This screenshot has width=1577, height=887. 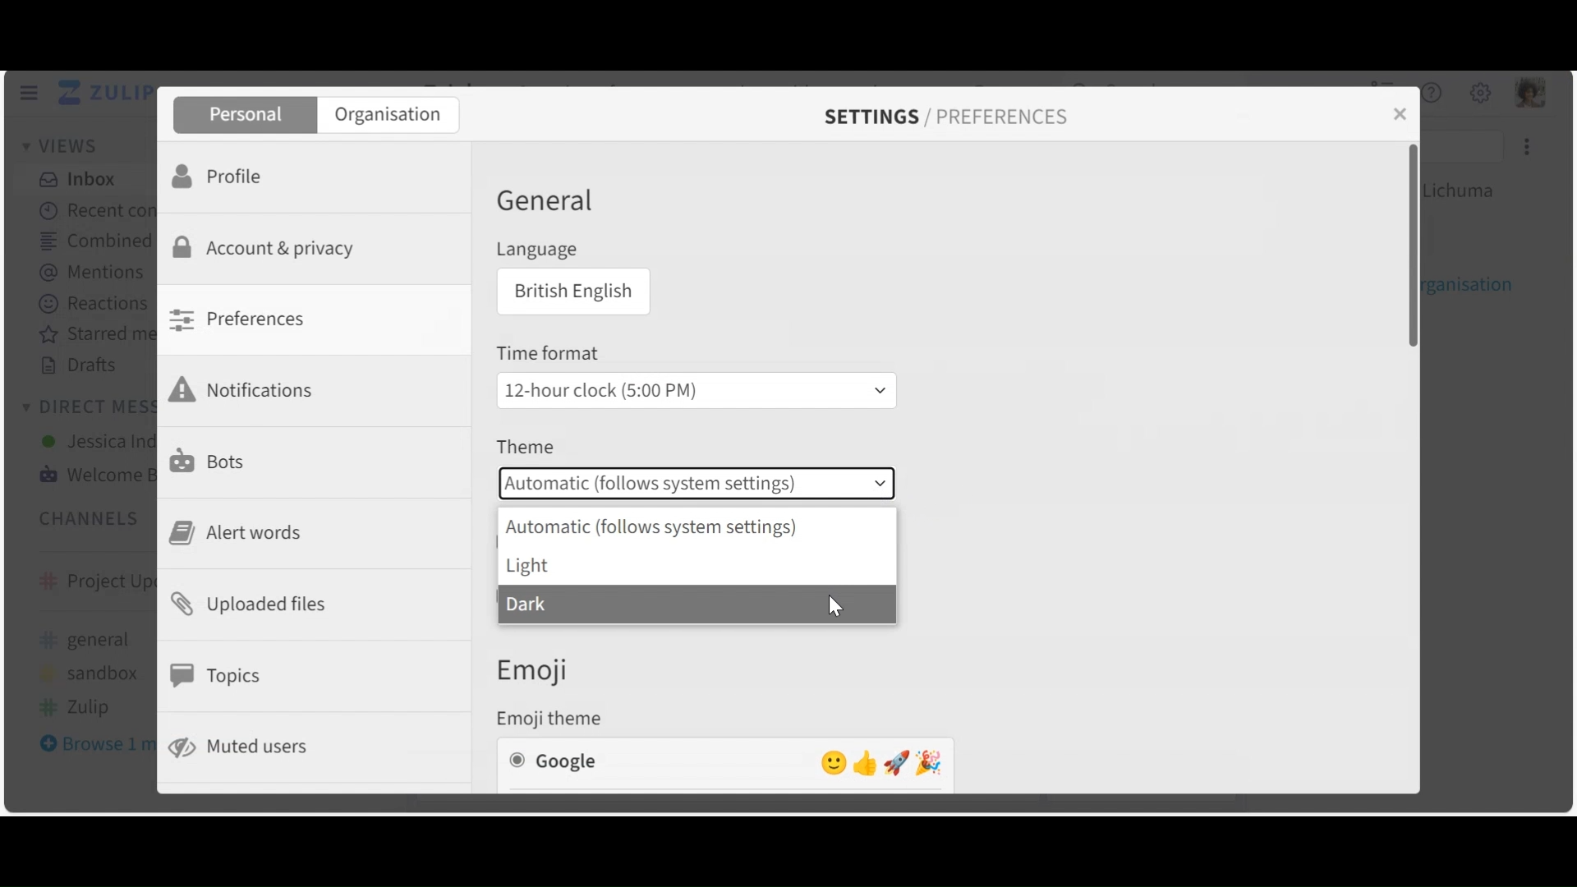 I want to click on Settings/Preferences, so click(x=945, y=117).